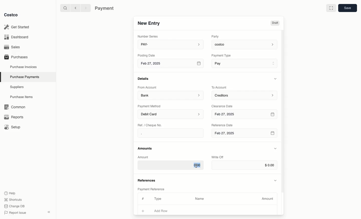 This screenshot has height=219, width=361. Describe the element at coordinates (170, 165) in the screenshot. I see `$0.00` at that location.